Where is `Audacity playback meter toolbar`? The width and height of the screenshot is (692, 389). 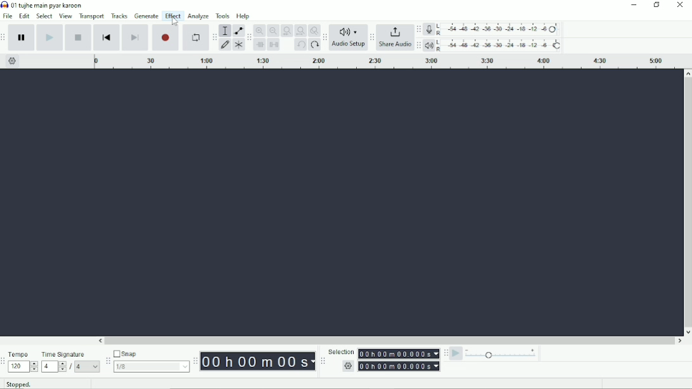
Audacity playback meter toolbar is located at coordinates (419, 45).